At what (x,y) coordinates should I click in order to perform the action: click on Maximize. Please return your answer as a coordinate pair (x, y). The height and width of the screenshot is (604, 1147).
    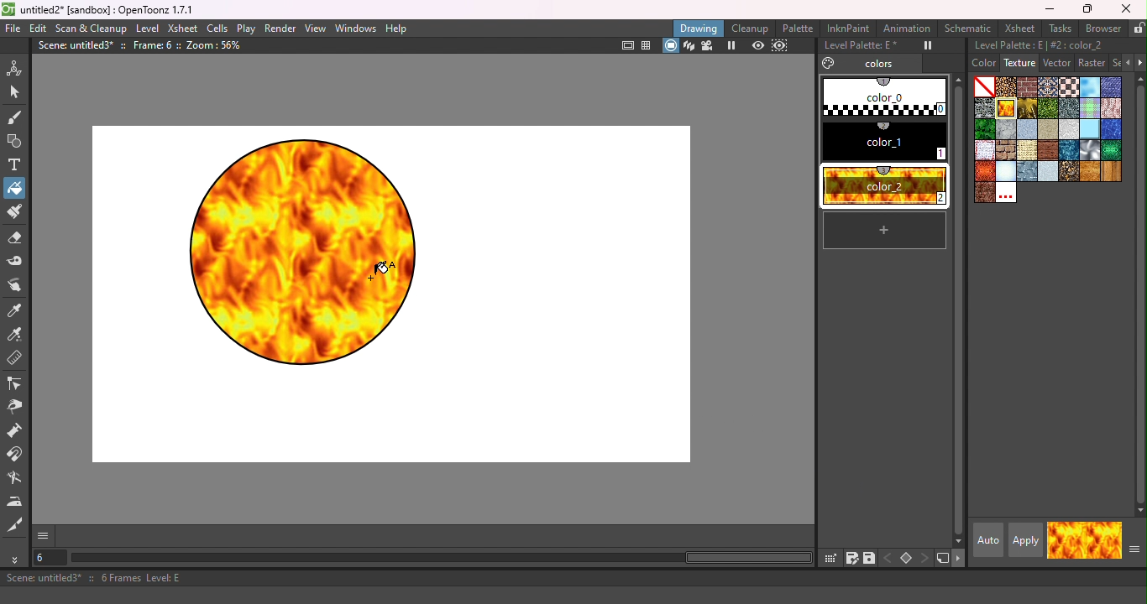
    Looking at the image, I should click on (1084, 9).